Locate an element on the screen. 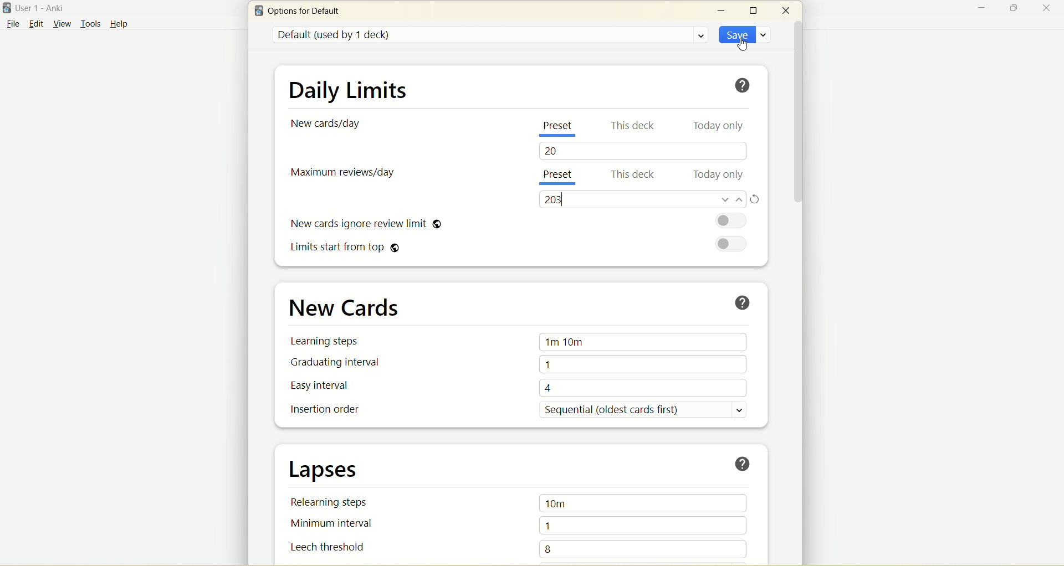  this deck is located at coordinates (635, 177).